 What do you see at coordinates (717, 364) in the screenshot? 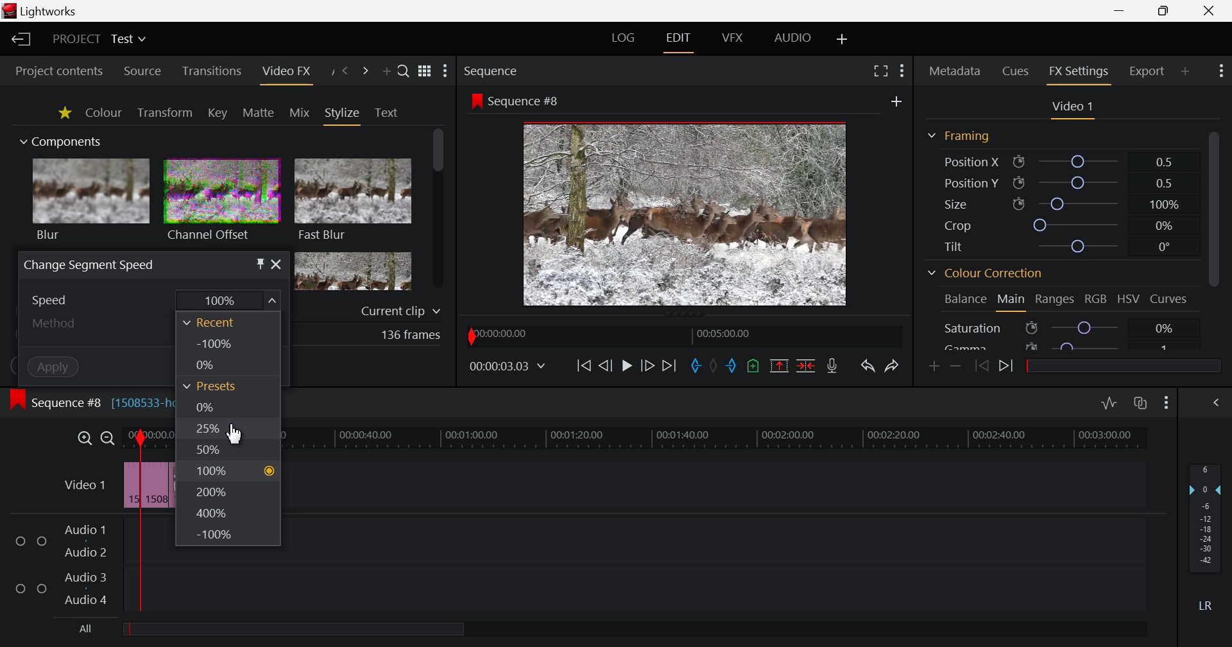
I see `Remove all marks` at bounding box center [717, 364].